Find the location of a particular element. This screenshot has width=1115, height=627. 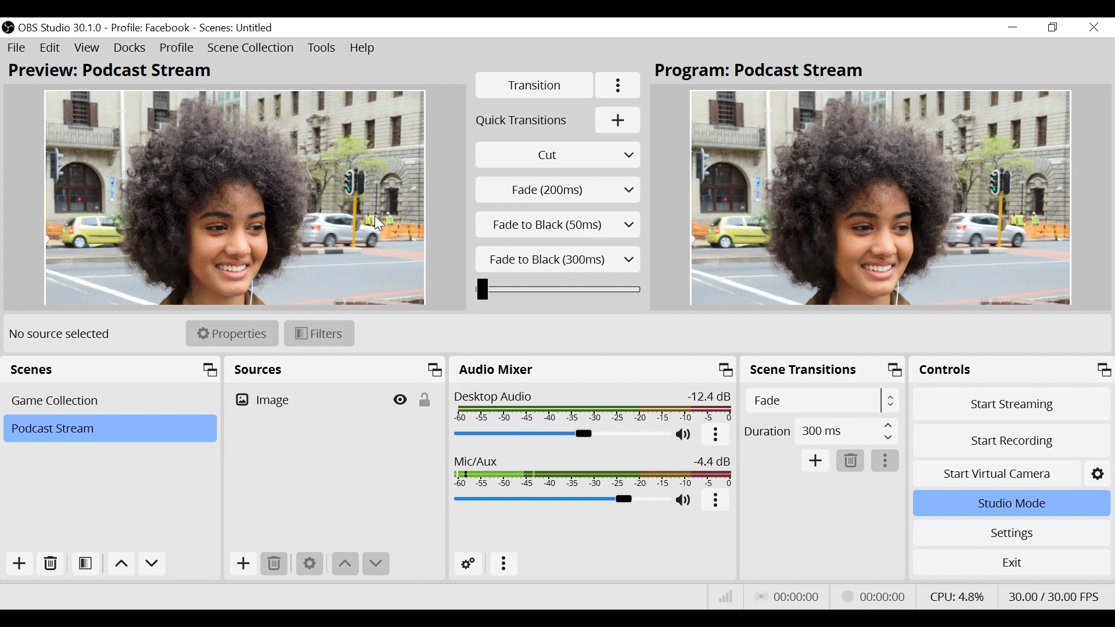

CPU Usage is located at coordinates (959, 594).